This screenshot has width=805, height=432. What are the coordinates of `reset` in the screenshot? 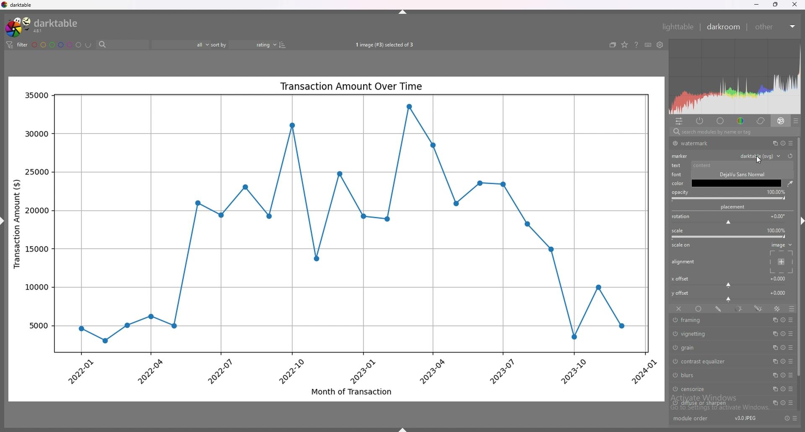 It's located at (782, 347).